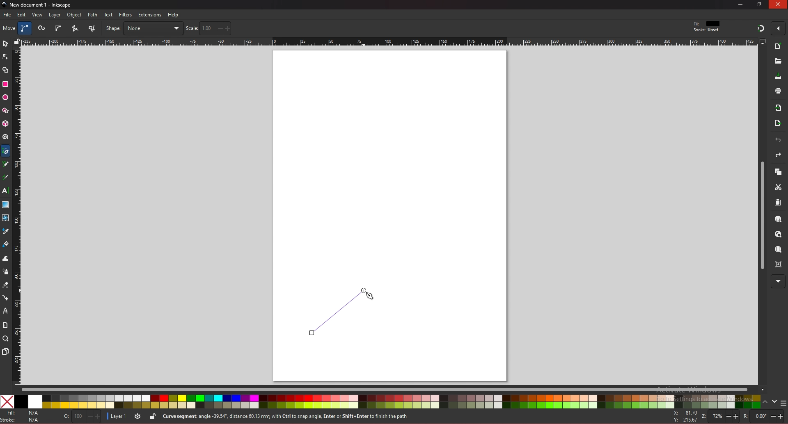 This screenshot has height=424, width=788. What do you see at coordinates (779, 264) in the screenshot?
I see `zoom centre page` at bounding box center [779, 264].